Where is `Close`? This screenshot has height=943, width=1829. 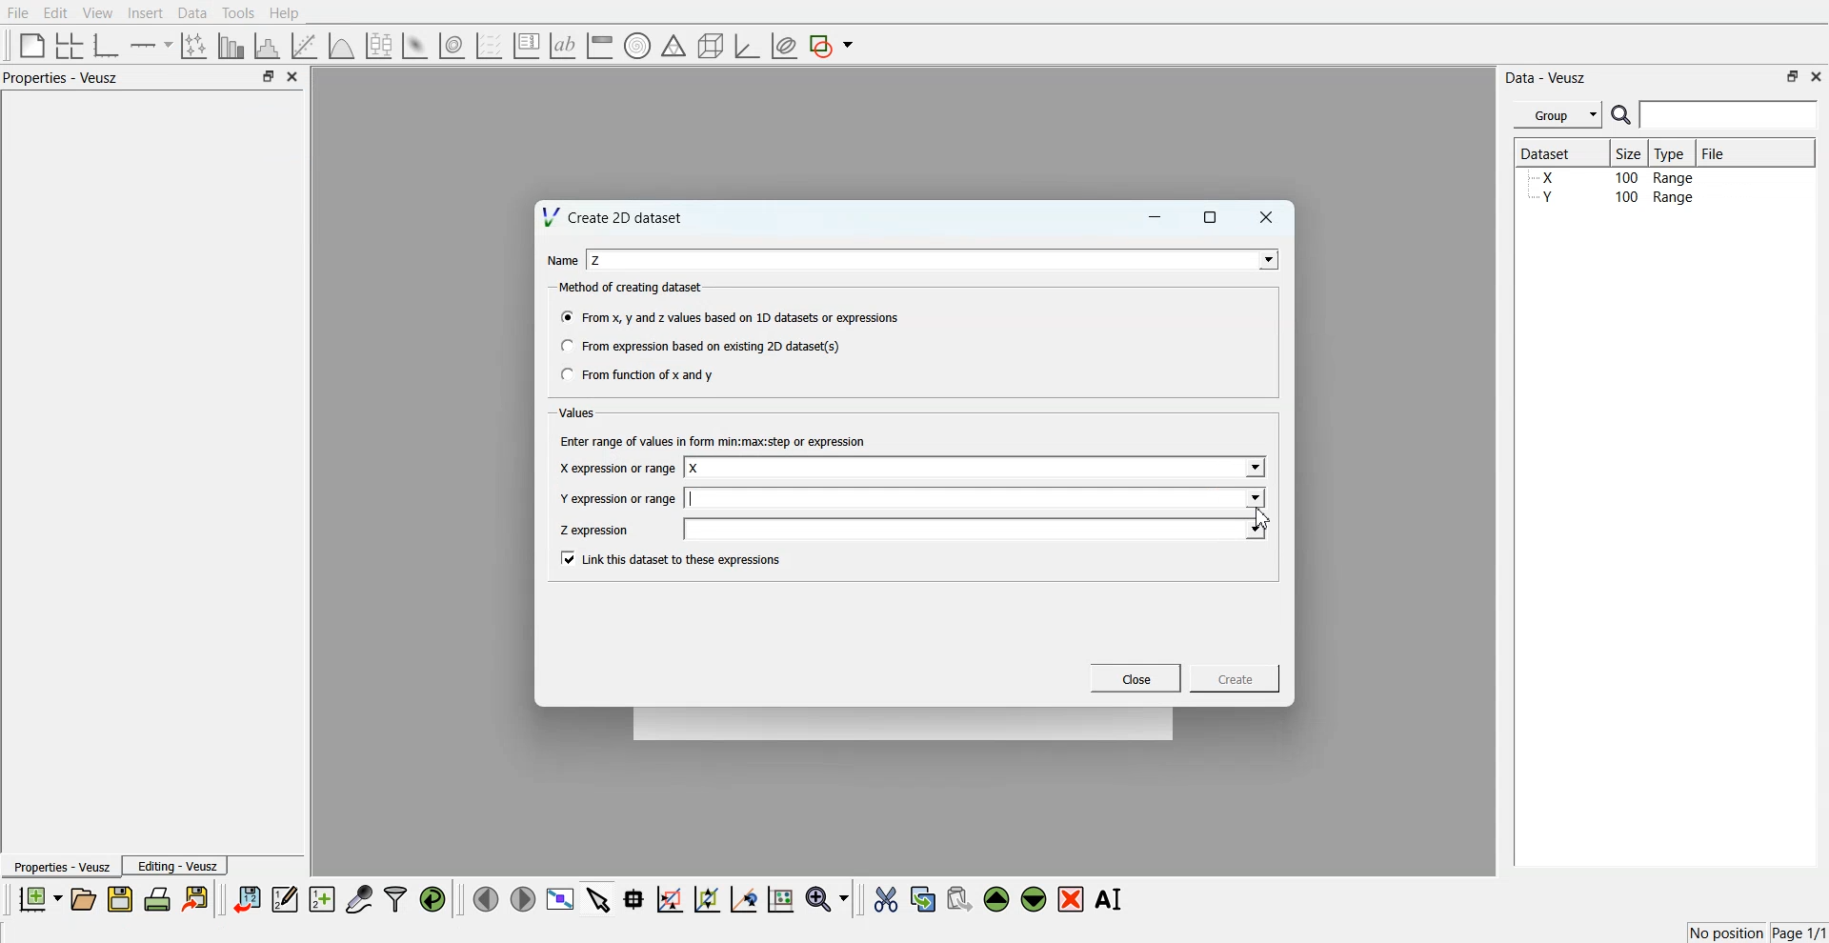
Close is located at coordinates (1136, 678).